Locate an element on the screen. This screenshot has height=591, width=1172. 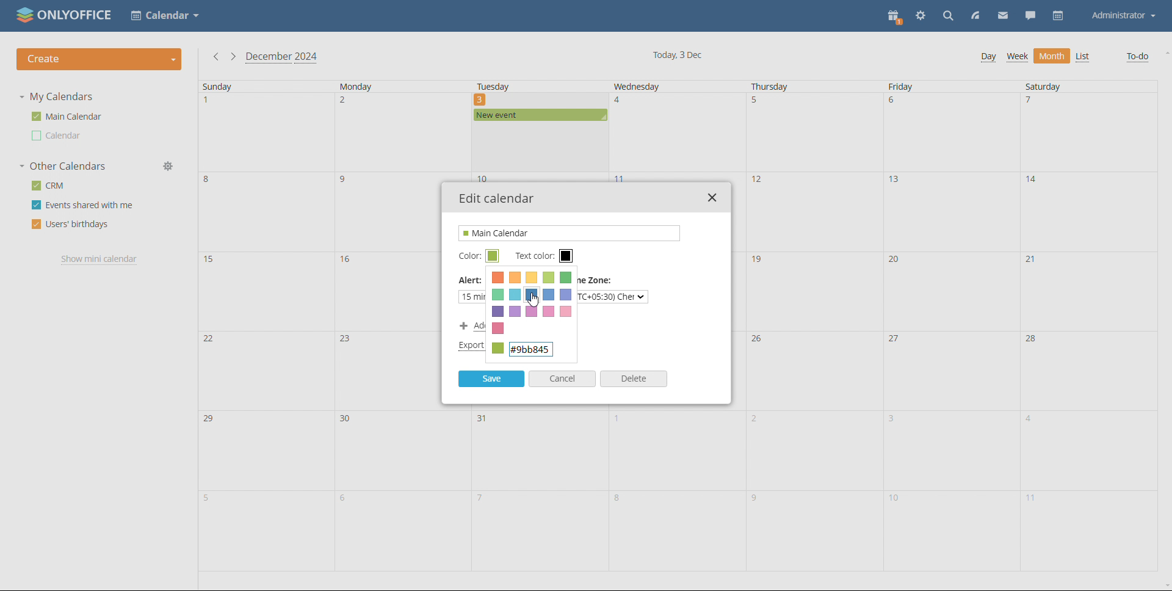
date is located at coordinates (676, 449).